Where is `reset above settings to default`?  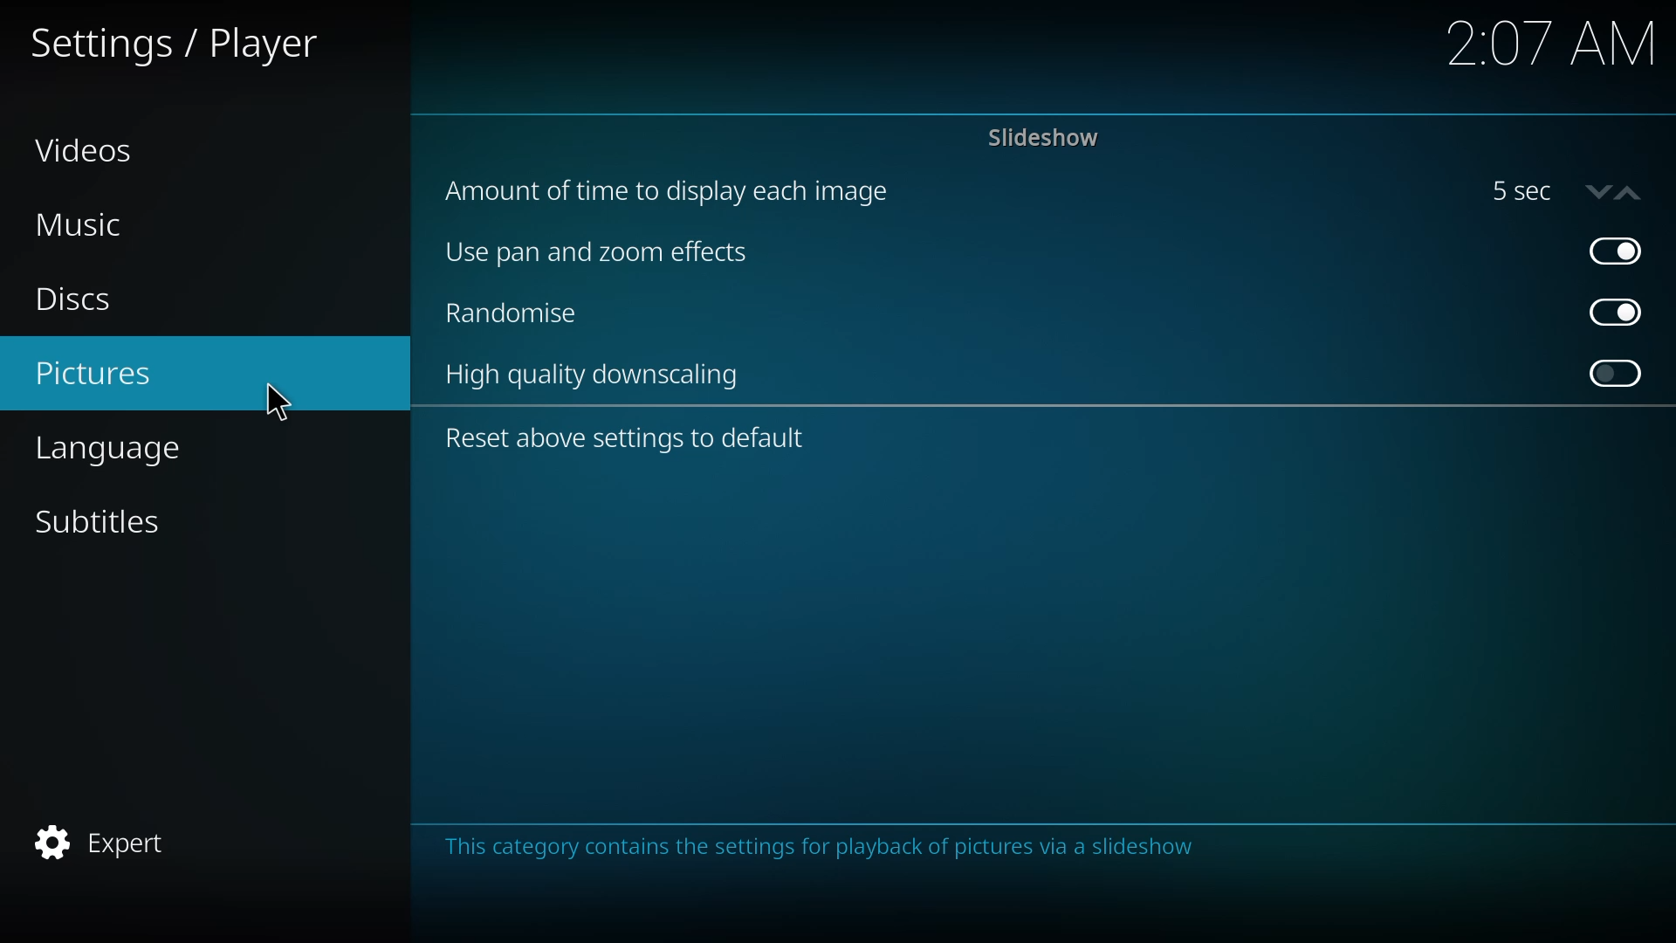
reset above settings to default is located at coordinates (629, 438).